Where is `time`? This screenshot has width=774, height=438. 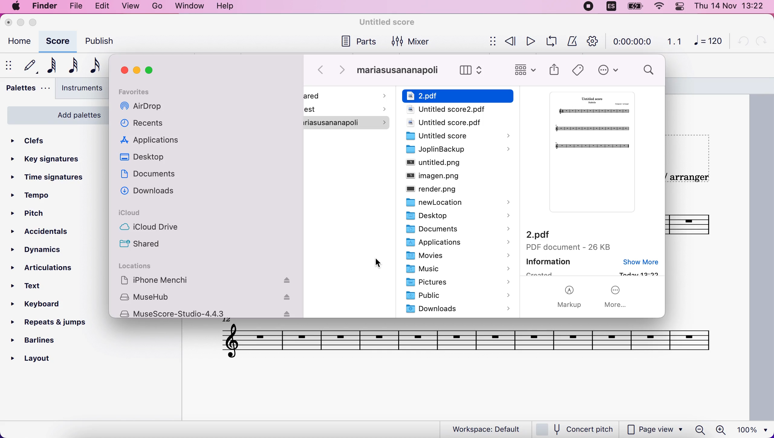
time is located at coordinates (633, 41).